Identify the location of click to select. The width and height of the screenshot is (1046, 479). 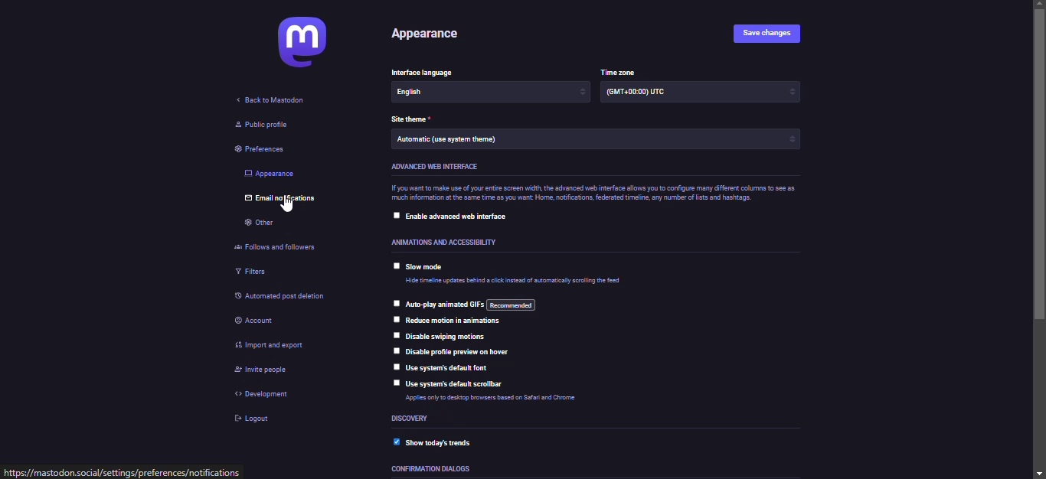
(394, 266).